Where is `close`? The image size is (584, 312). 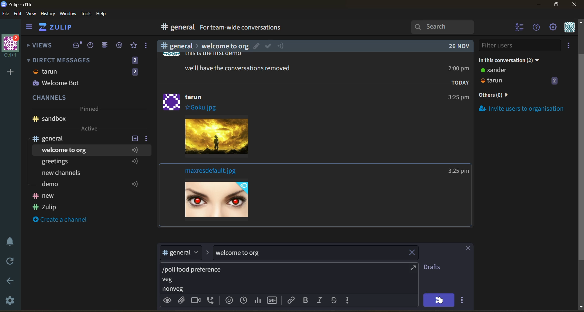
close is located at coordinates (575, 6).